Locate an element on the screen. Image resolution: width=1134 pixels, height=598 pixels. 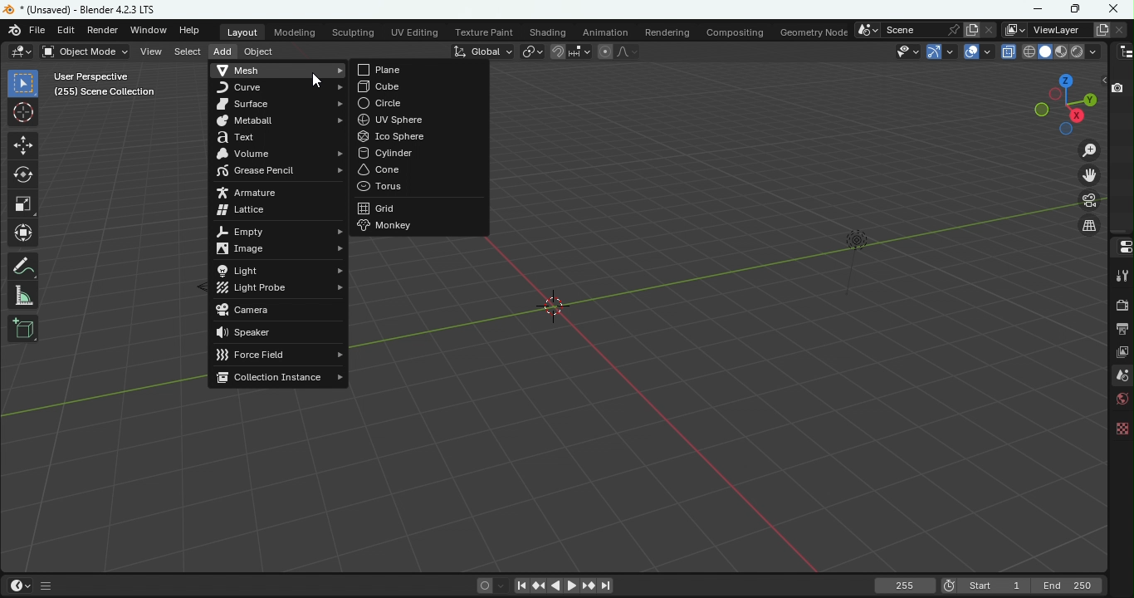
Use preview range is located at coordinates (949, 584).